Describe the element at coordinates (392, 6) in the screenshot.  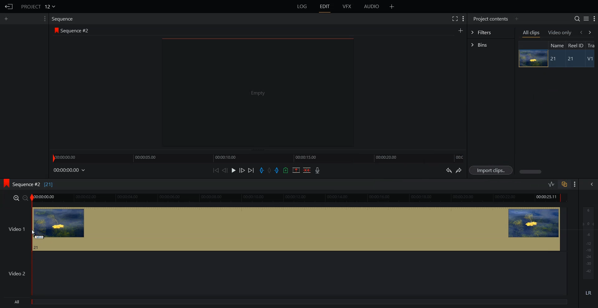
I see `Add Panel` at that location.